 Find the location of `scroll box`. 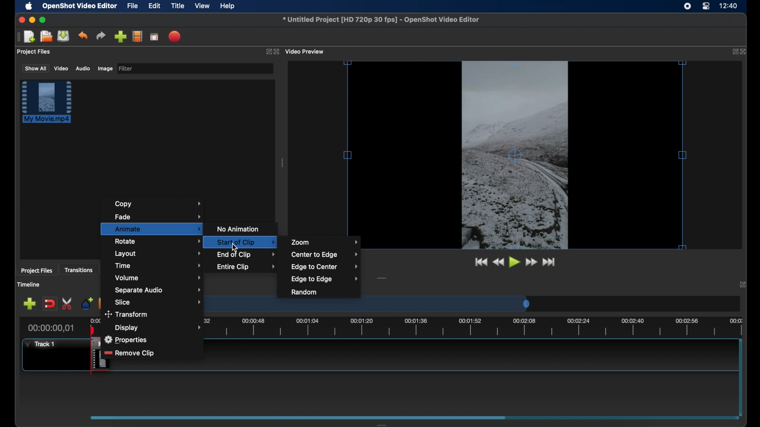

scroll box is located at coordinates (298, 417).